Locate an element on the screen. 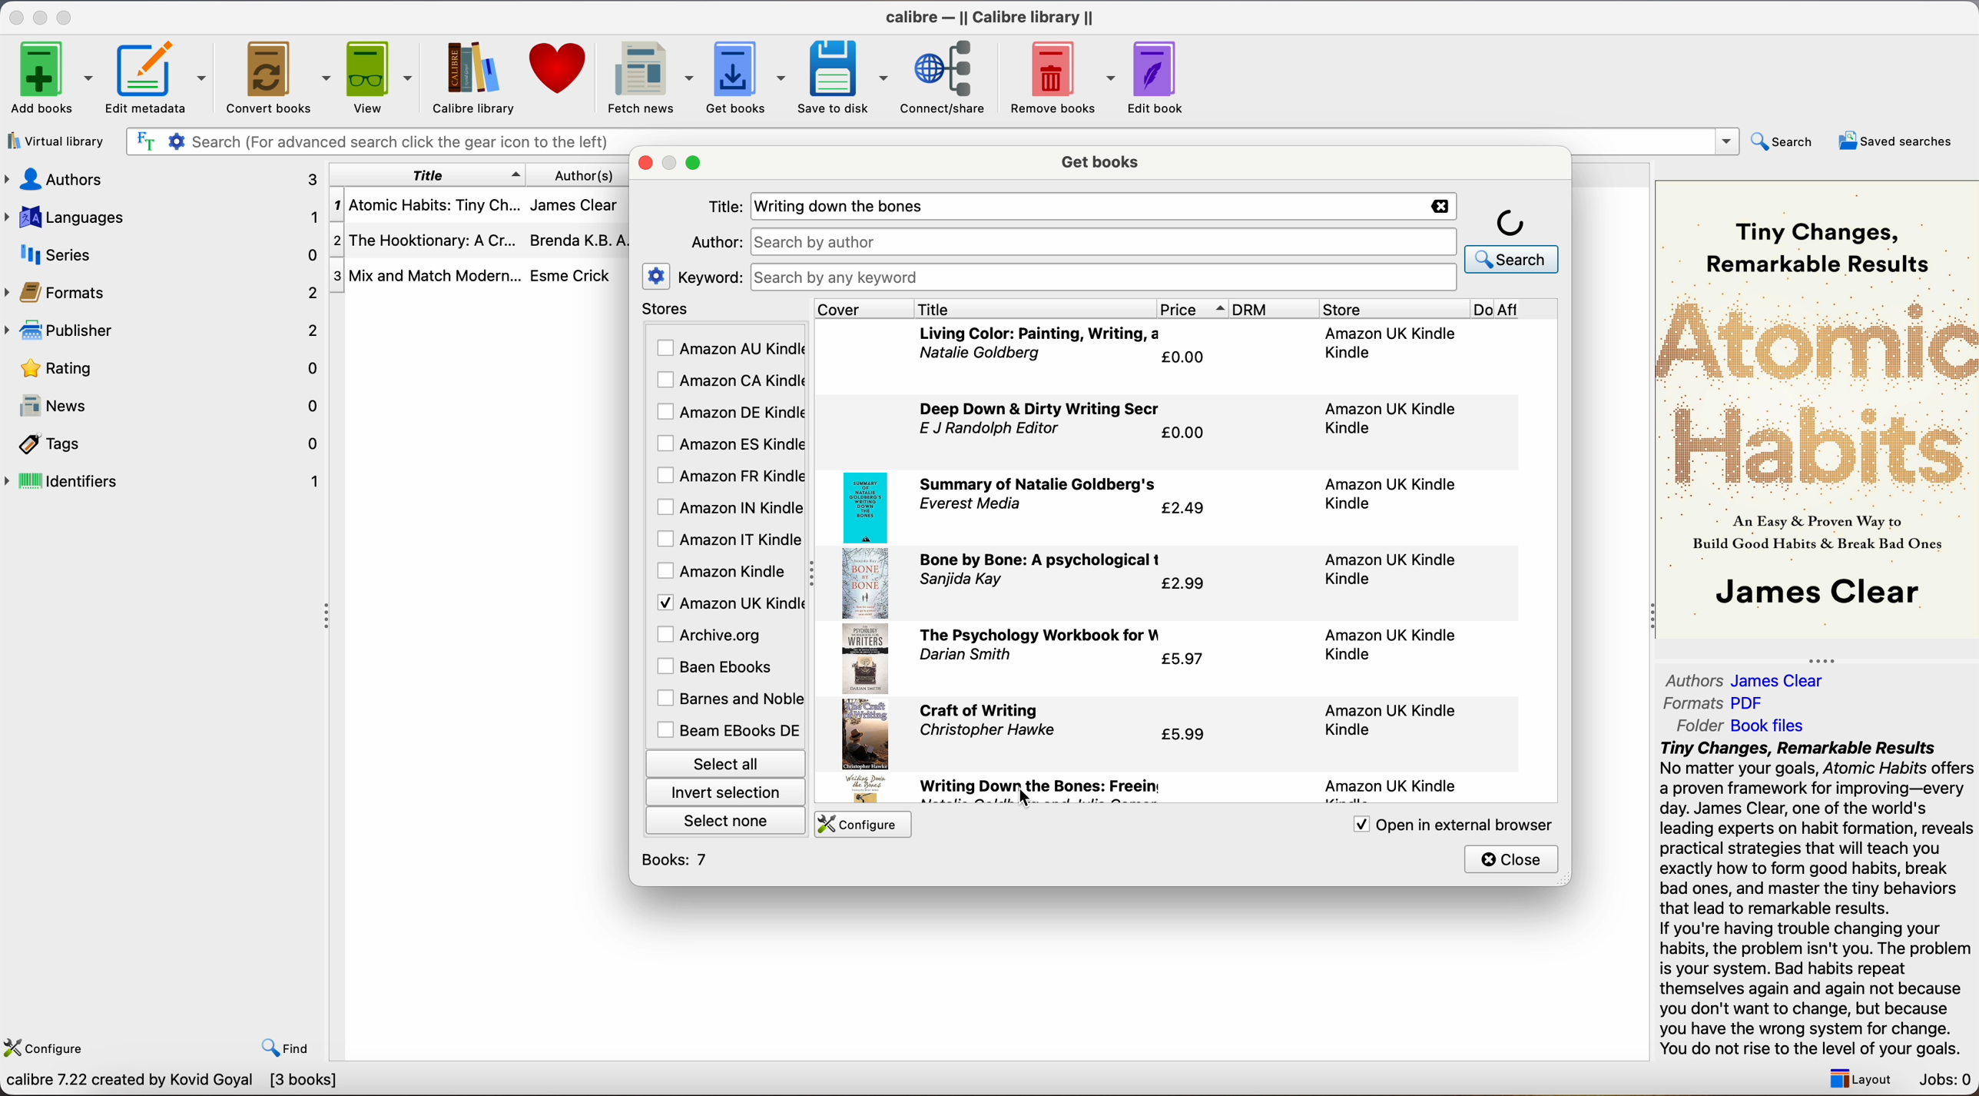 This screenshot has height=1096, width=1979. maximize is located at coordinates (696, 164).